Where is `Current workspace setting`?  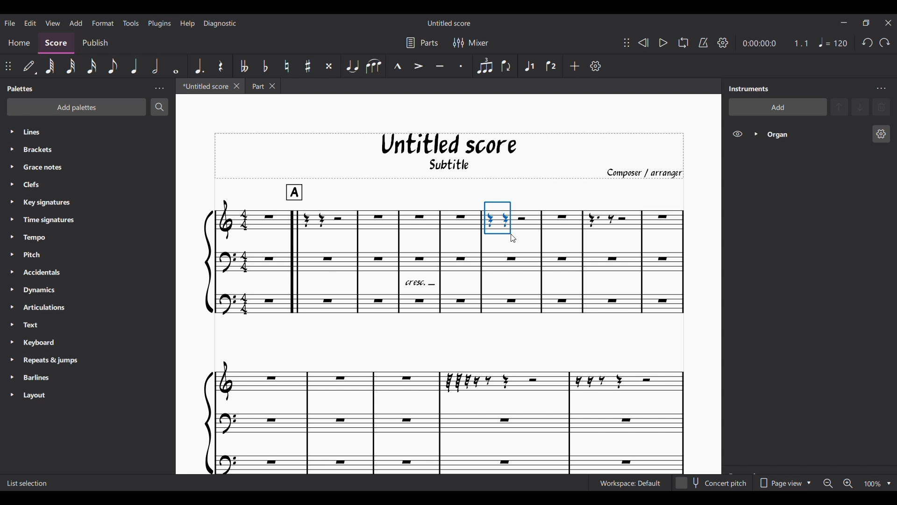 Current workspace setting is located at coordinates (630, 483).